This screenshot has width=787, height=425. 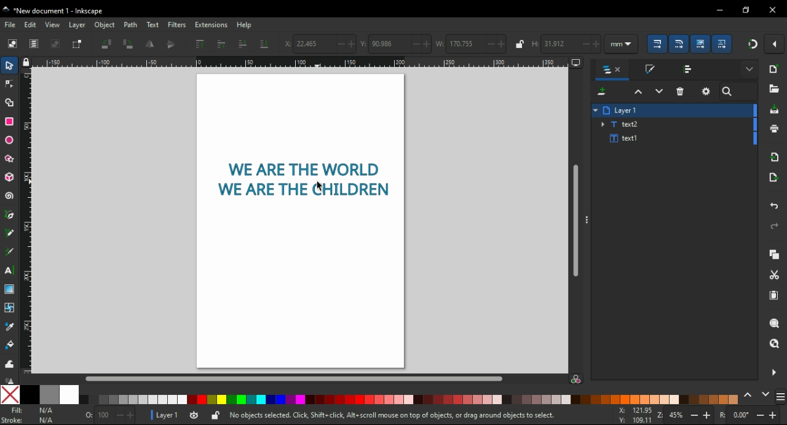 I want to click on move gradients along with the objects, so click(x=702, y=44).